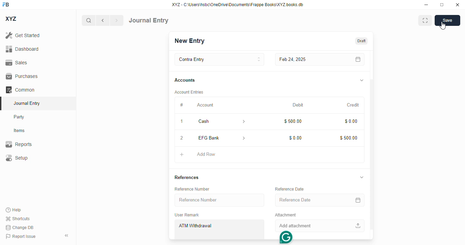 This screenshot has width=465, height=245. Describe the element at coordinates (23, 35) in the screenshot. I see `get started` at that location.